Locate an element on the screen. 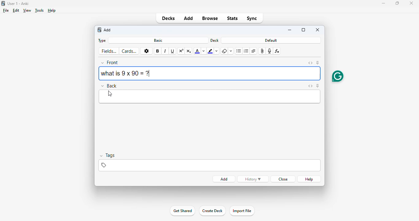  toggle HTML editor is located at coordinates (310, 63).